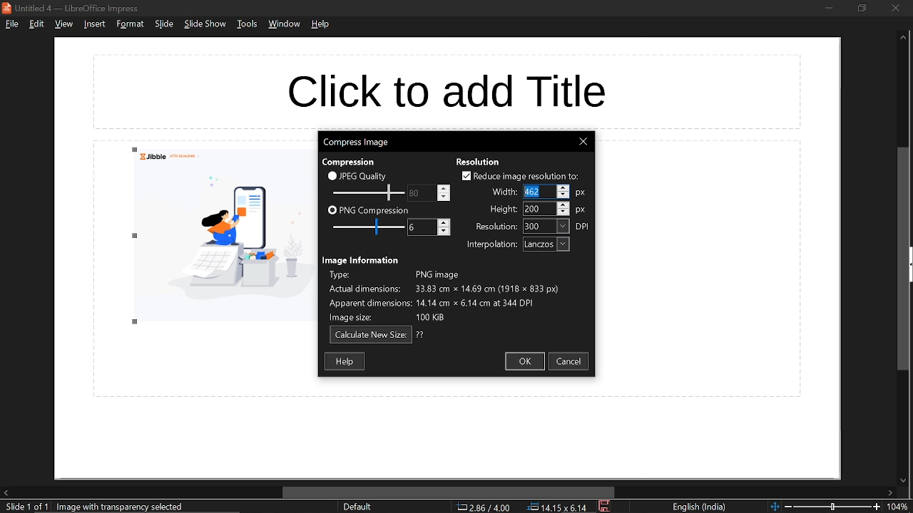 The height and width of the screenshot is (513, 913). I want to click on current window, so click(355, 141).